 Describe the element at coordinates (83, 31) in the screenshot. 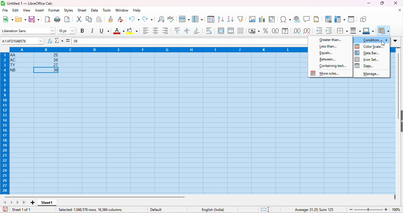

I see `bold` at that location.